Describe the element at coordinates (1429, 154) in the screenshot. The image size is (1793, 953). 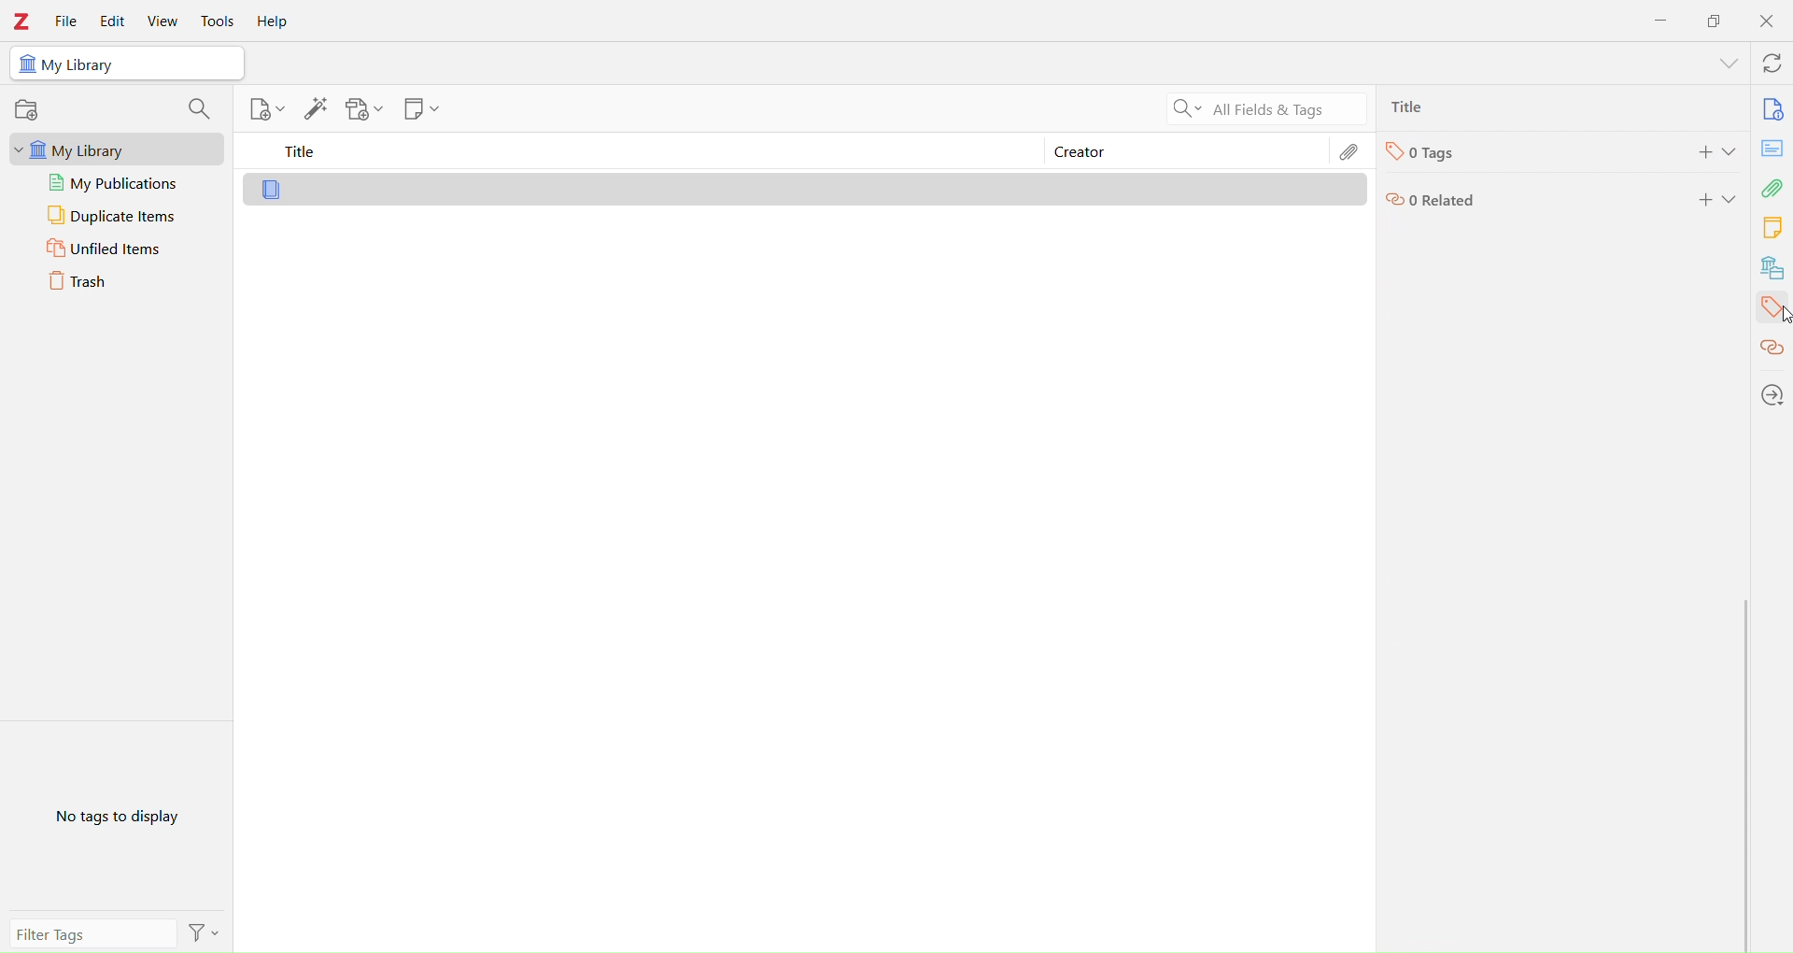
I see `Tags` at that location.